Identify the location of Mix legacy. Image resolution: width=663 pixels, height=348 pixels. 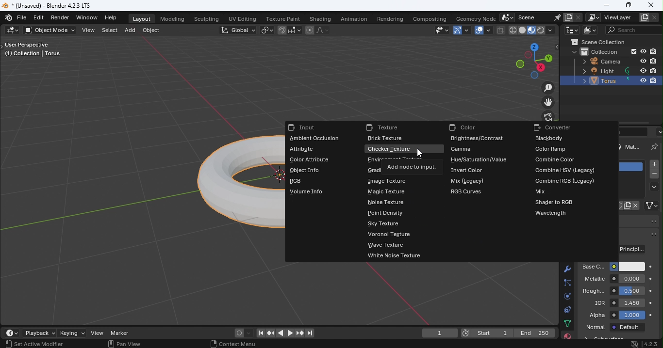
(466, 181).